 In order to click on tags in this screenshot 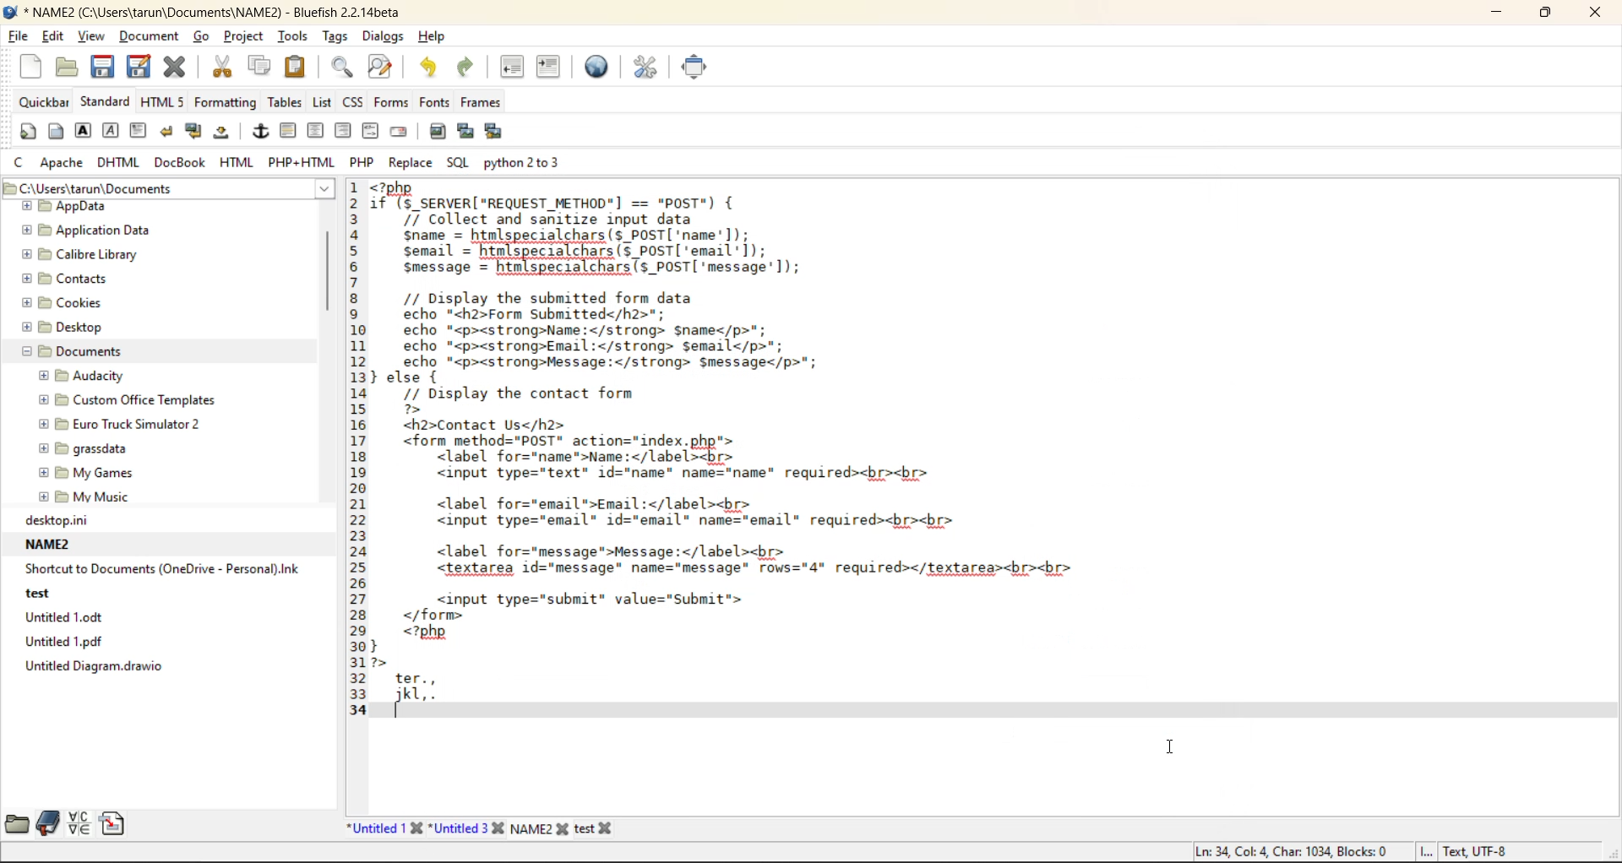, I will do `click(335, 35)`.